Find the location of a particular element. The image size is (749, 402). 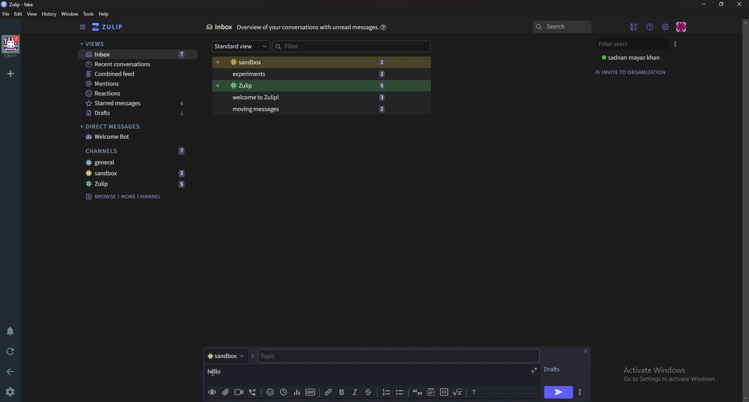

Video call is located at coordinates (238, 393).